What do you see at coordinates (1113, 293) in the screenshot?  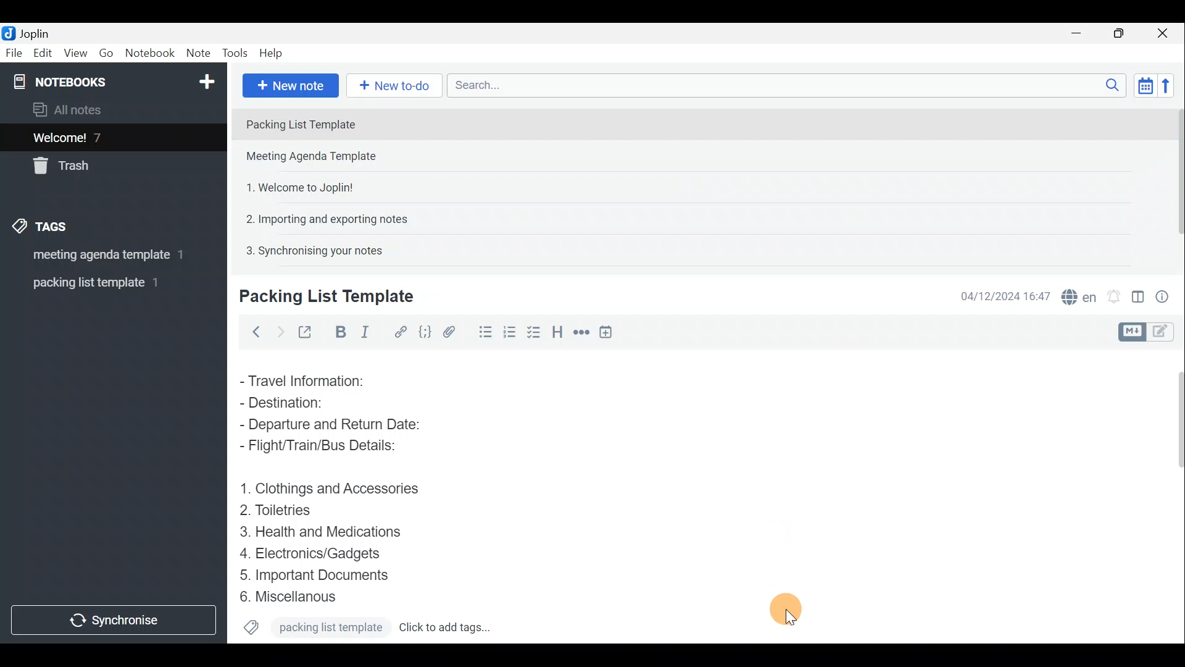 I see `Set alarm` at bounding box center [1113, 293].